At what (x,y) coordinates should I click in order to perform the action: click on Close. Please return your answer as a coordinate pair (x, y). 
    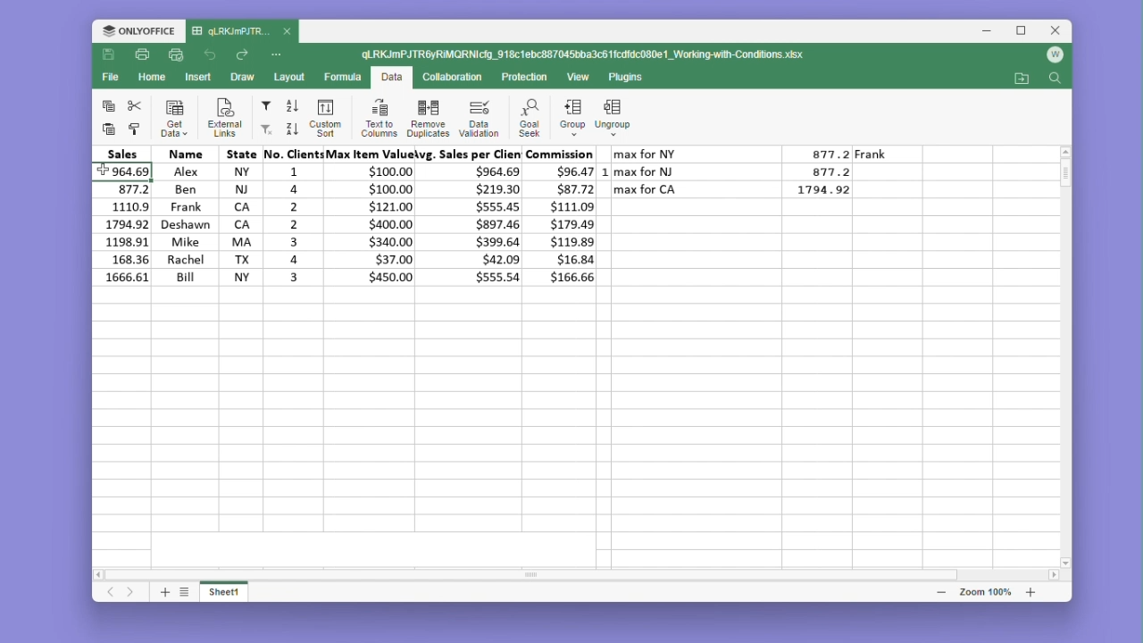
    Looking at the image, I should click on (1057, 31).